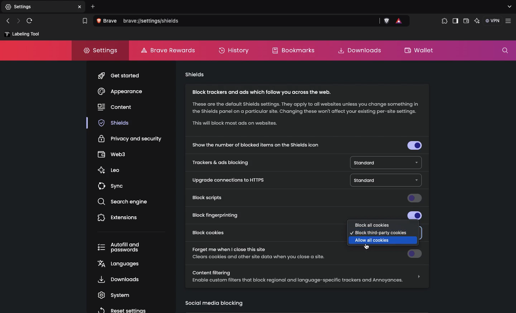  Describe the element at coordinates (115, 124) in the screenshot. I see `shields` at that location.